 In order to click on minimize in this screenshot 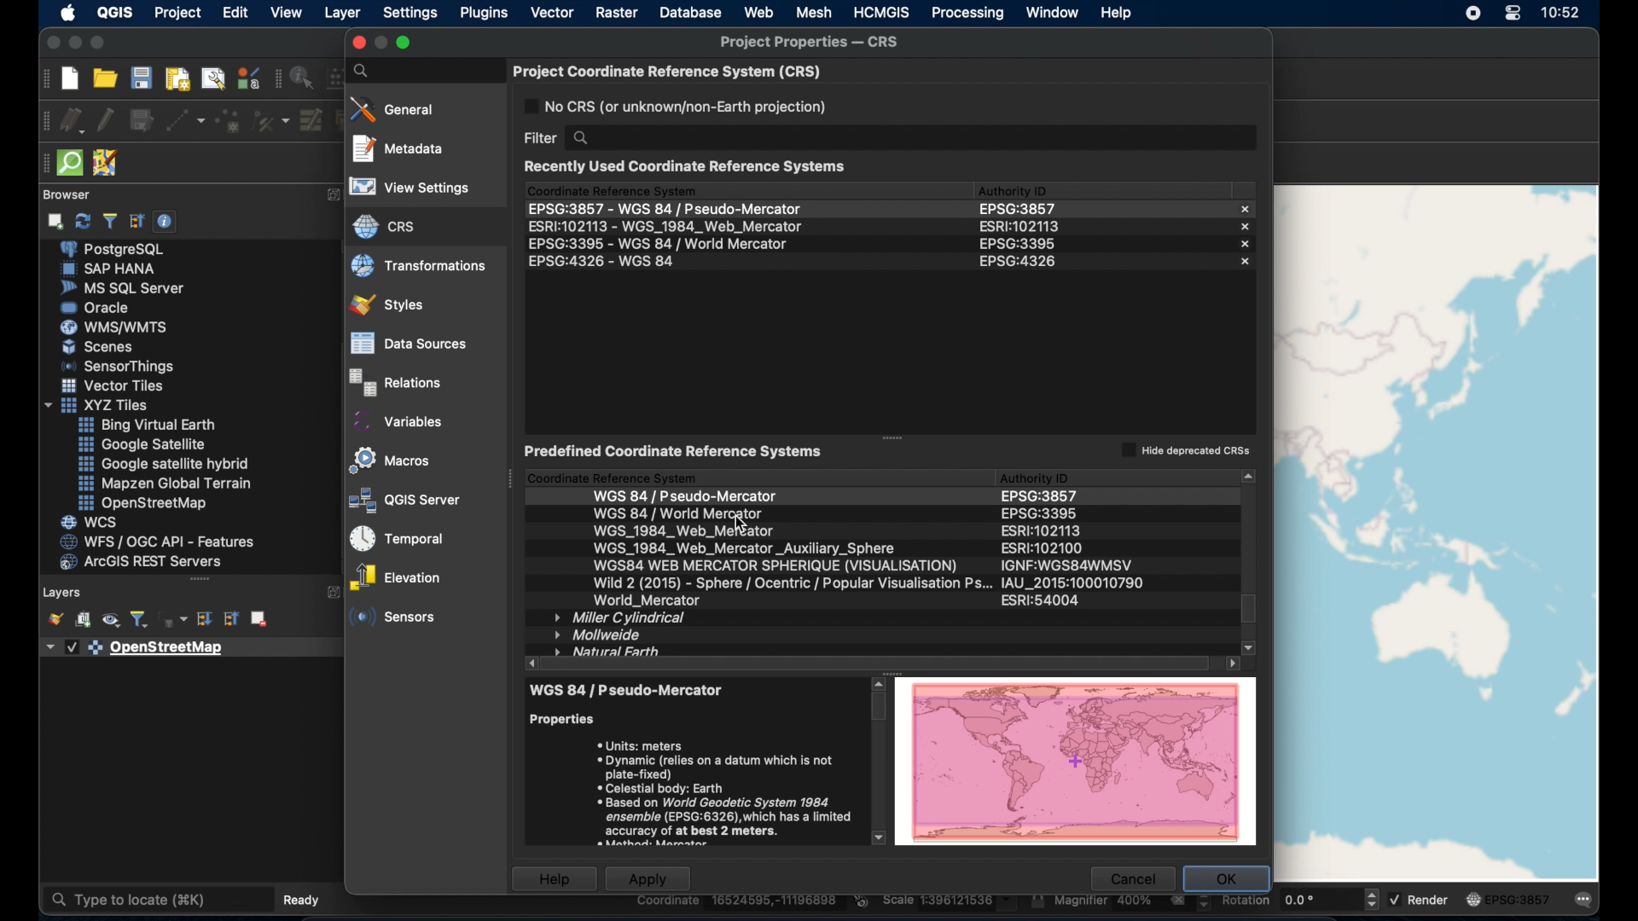, I will do `click(75, 43)`.